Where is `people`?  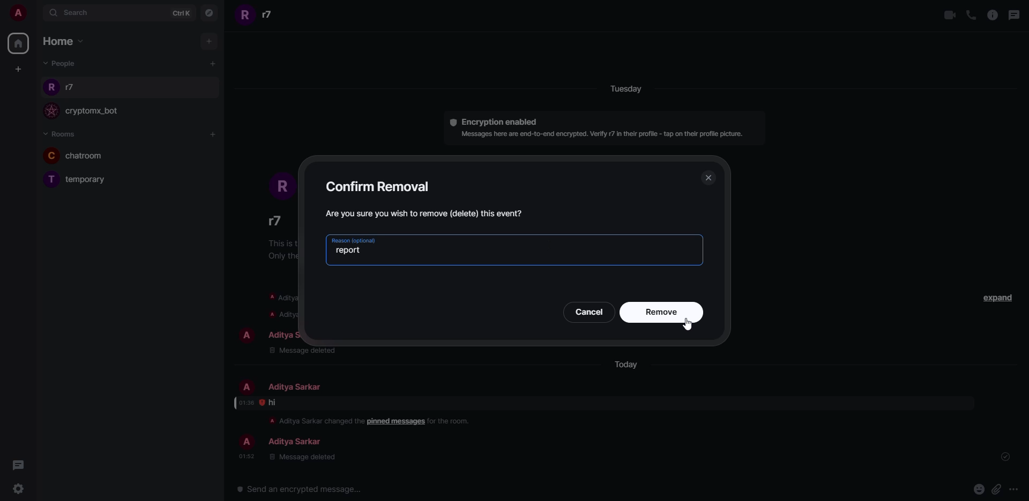
people is located at coordinates (294, 443).